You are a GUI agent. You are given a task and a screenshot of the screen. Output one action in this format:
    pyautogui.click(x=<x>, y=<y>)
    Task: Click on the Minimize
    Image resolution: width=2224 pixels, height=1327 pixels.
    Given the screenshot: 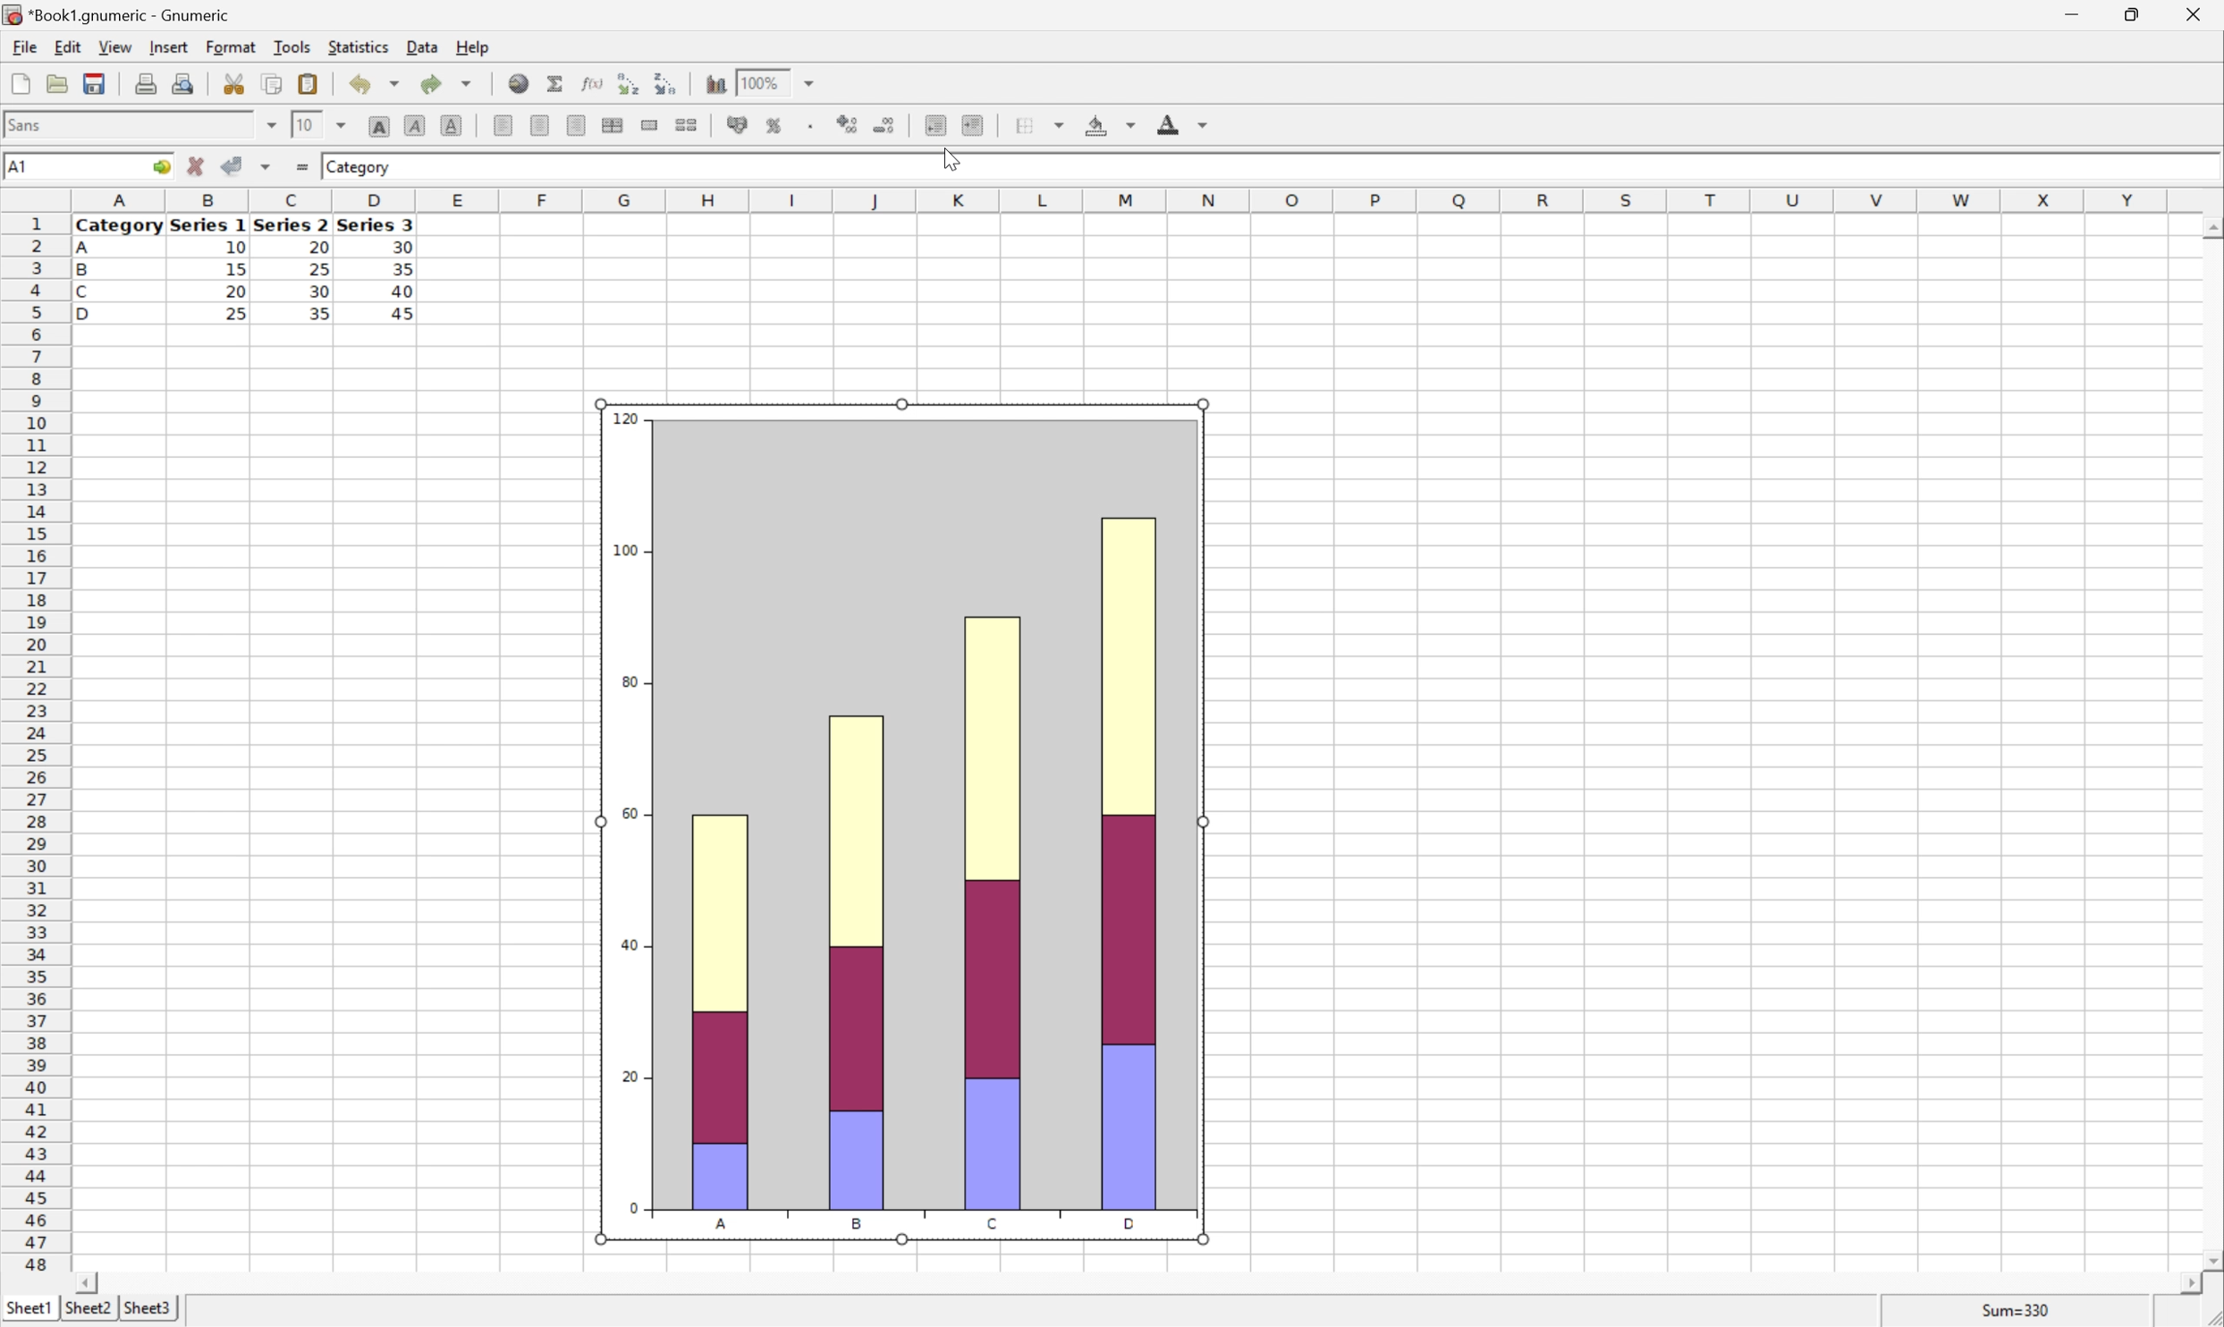 What is the action you would take?
    pyautogui.click(x=2066, y=15)
    